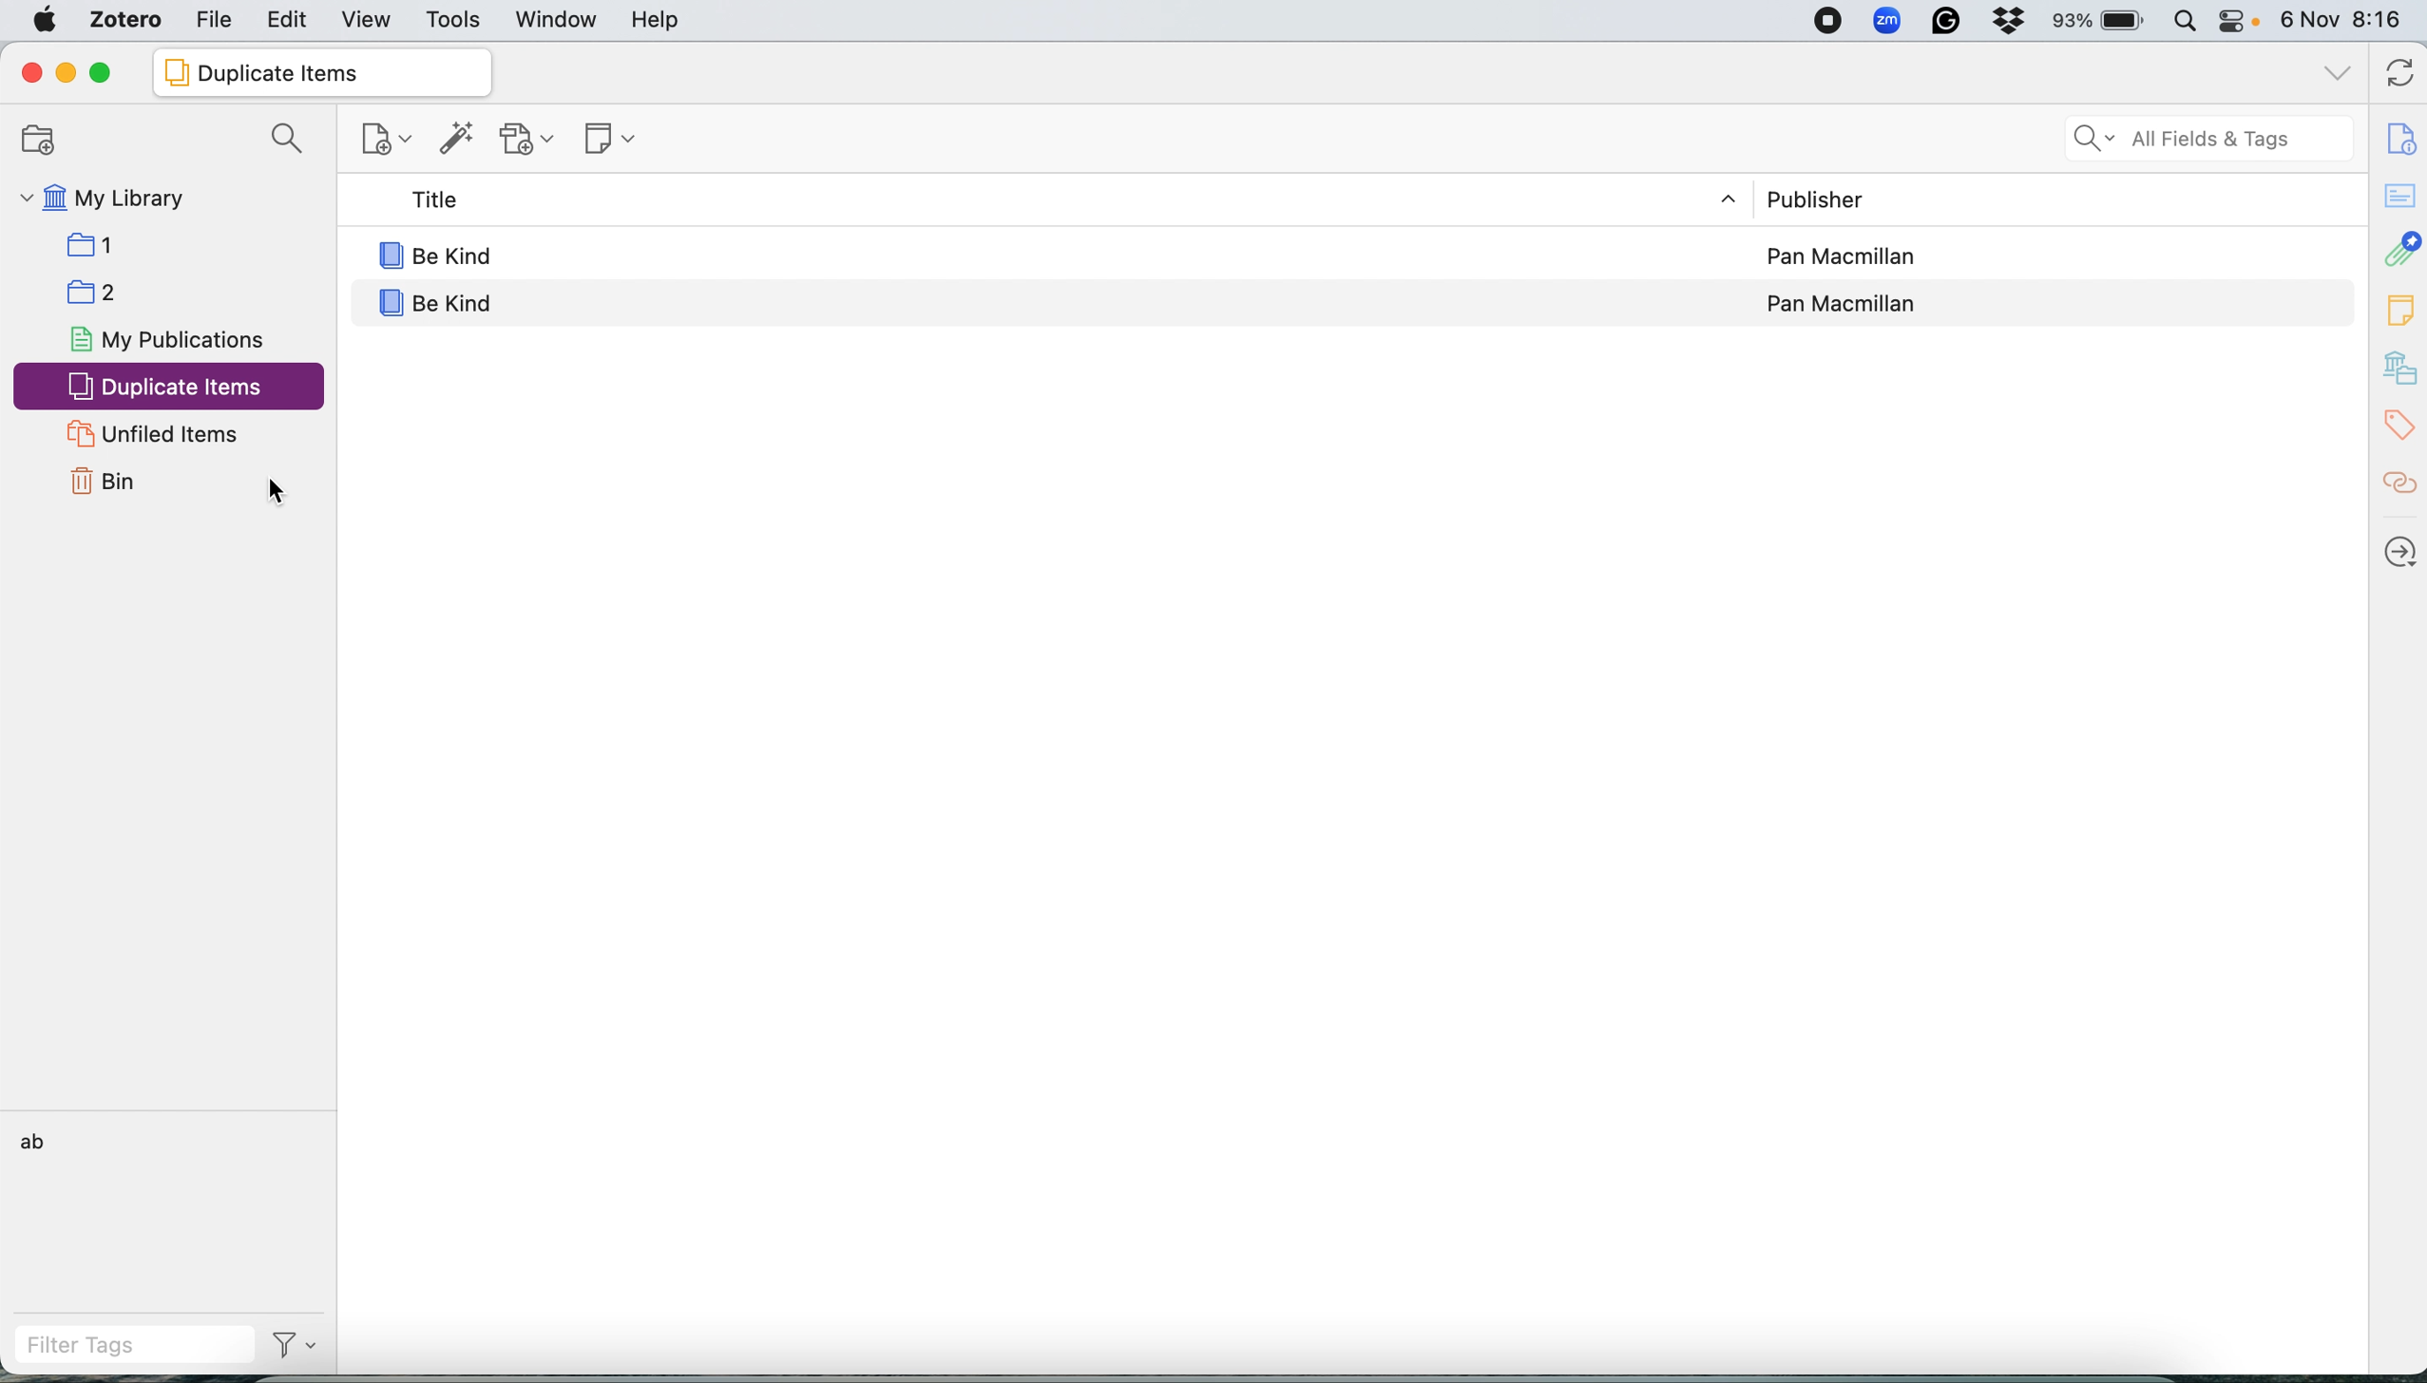 The image size is (2427, 1383). I want to click on battery, so click(2103, 21).